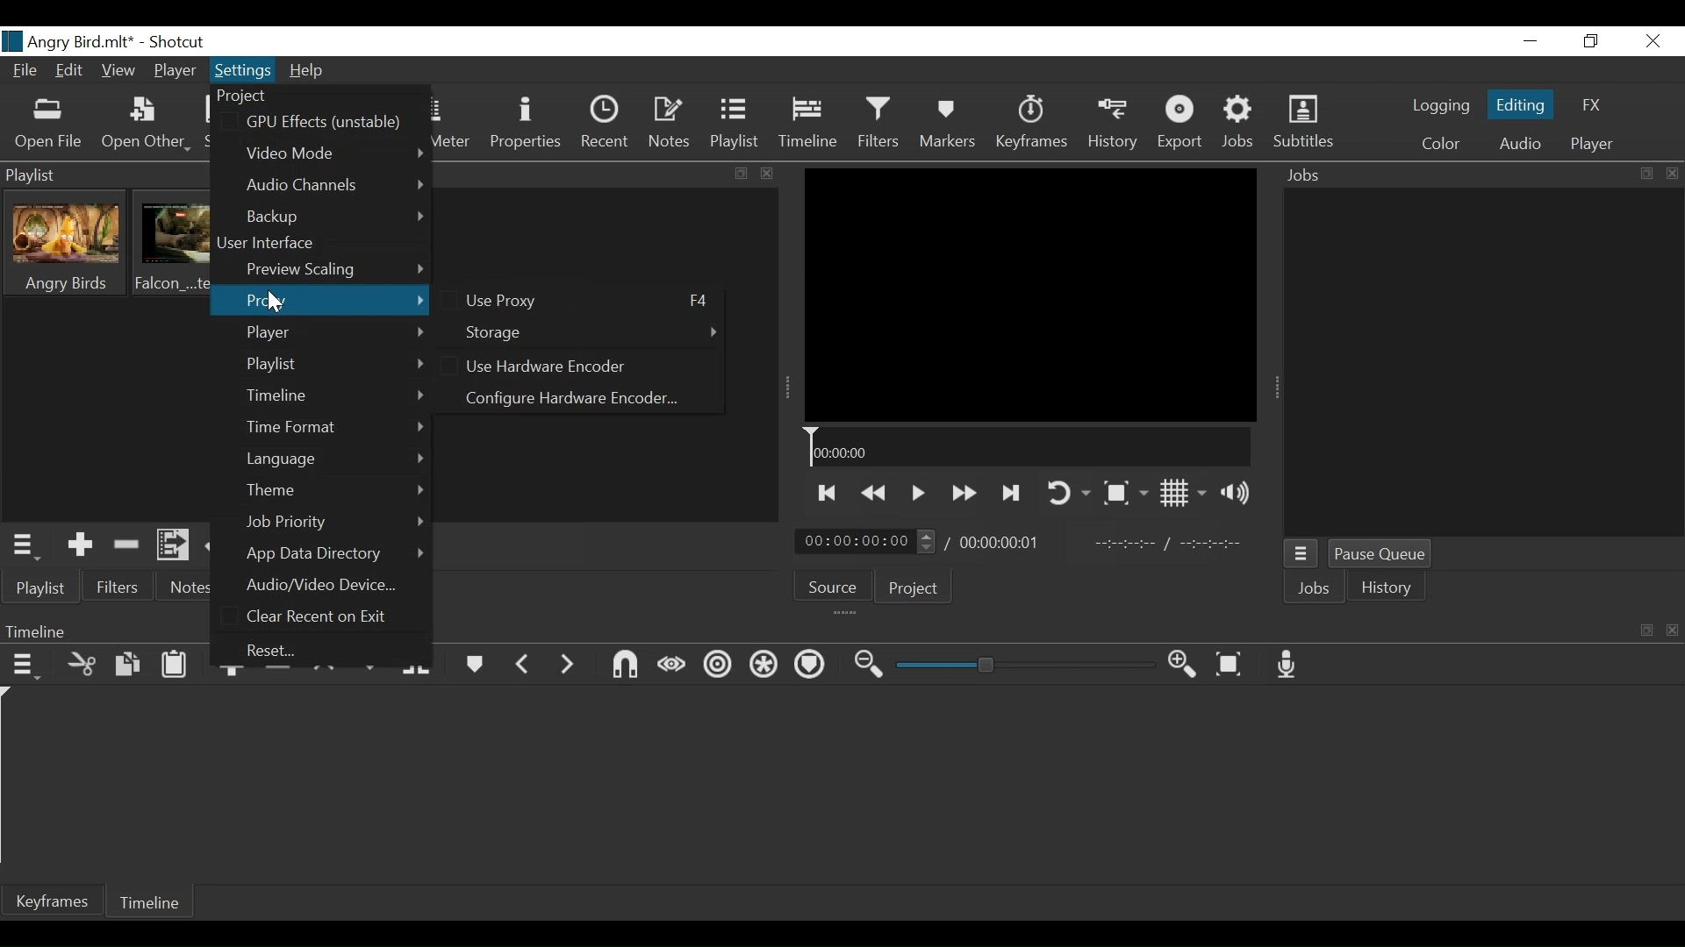 This screenshot has width=1685, height=947. Describe the element at coordinates (49, 125) in the screenshot. I see `Open File` at that location.